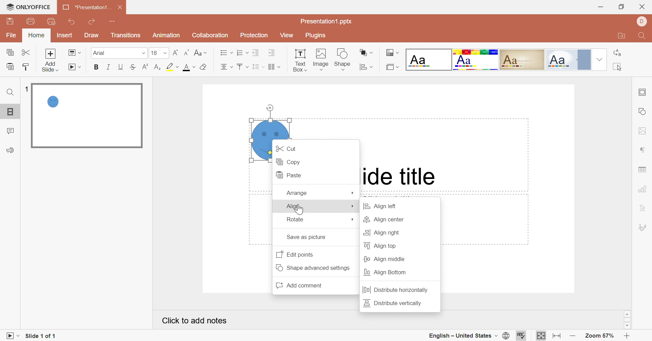  I want to click on Decrement font size, so click(186, 51).